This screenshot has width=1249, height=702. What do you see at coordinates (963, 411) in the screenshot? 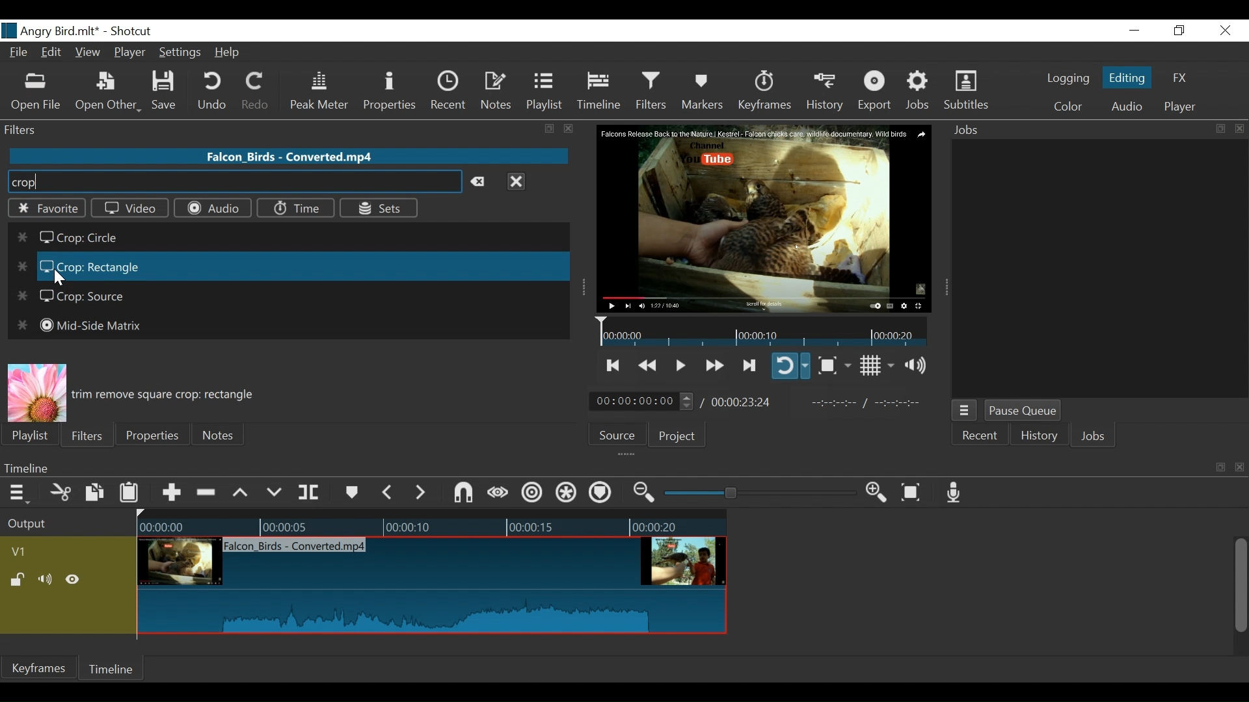
I see `Jobs Menu` at bounding box center [963, 411].